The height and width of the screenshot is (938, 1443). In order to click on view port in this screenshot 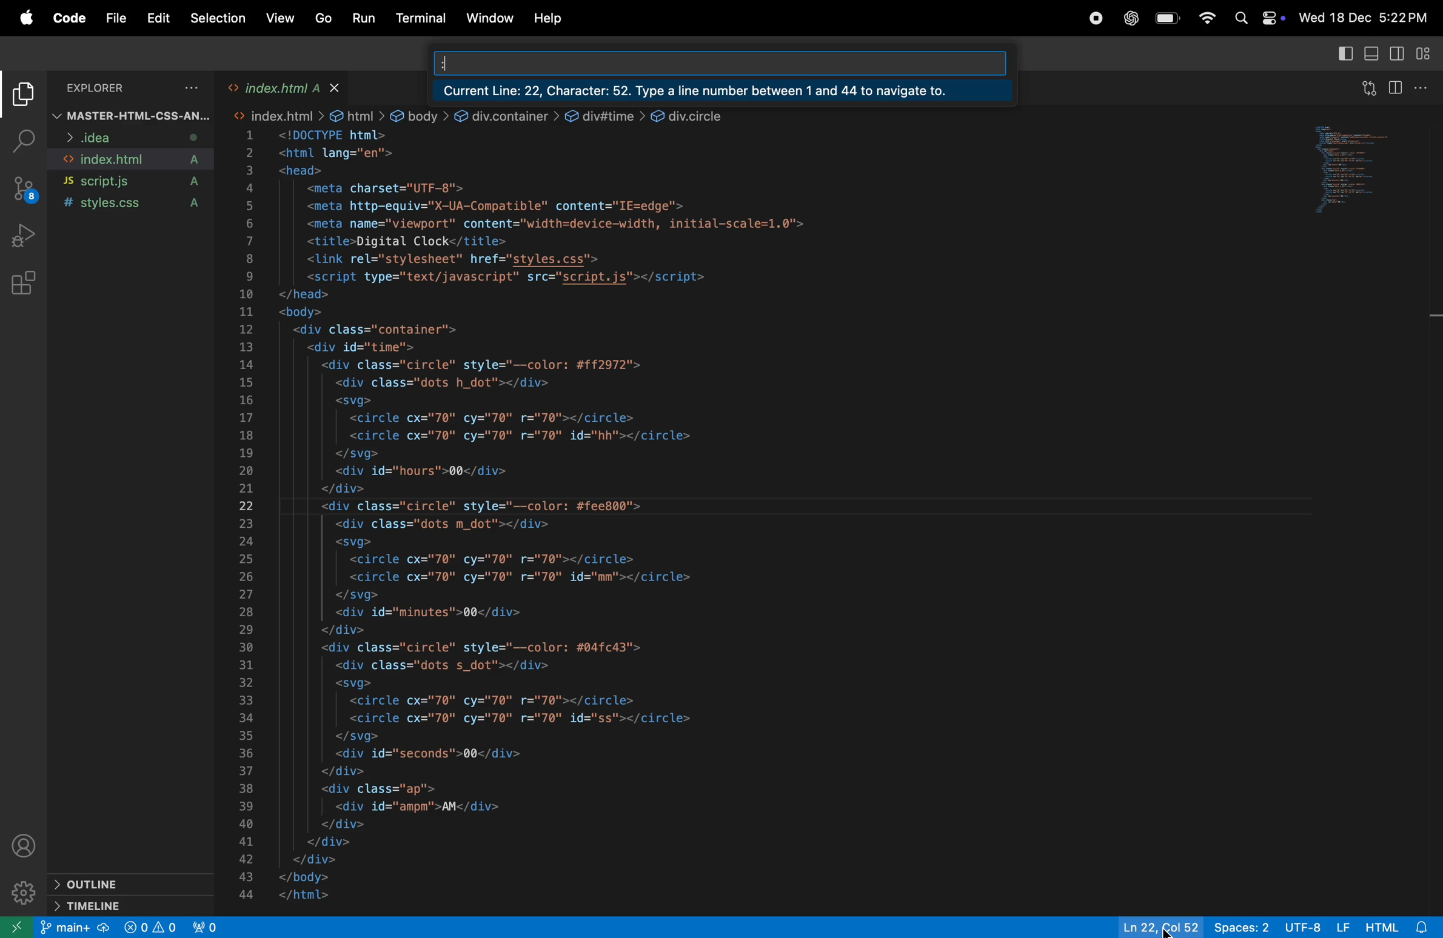, I will do `click(207, 926)`.